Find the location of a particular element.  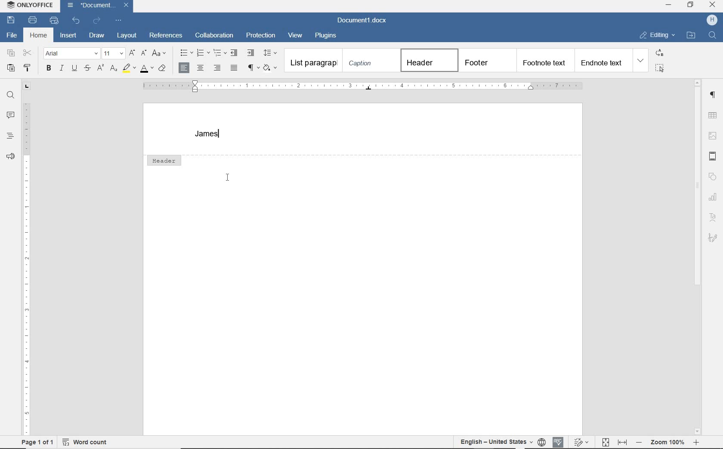

Normal is located at coordinates (313, 61).